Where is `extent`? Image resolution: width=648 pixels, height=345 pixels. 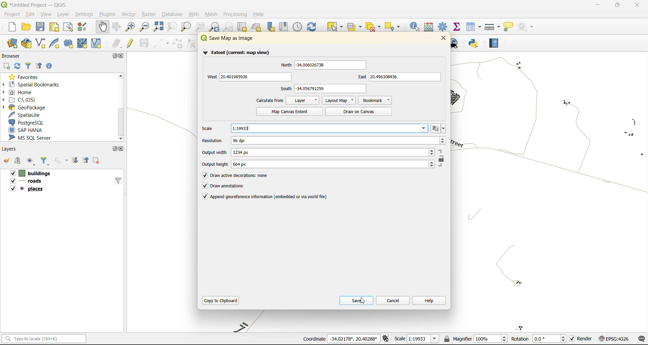
extent is located at coordinates (239, 52).